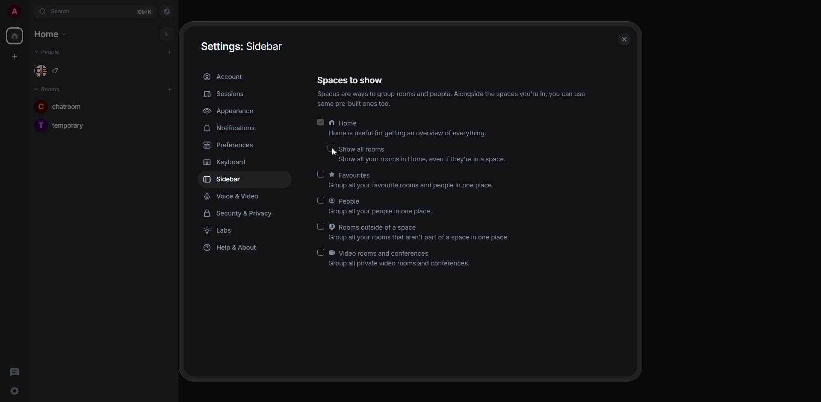 This screenshot has width=821, height=402. What do you see at coordinates (319, 252) in the screenshot?
I see `click to enable` at bounding box center [319, 252].